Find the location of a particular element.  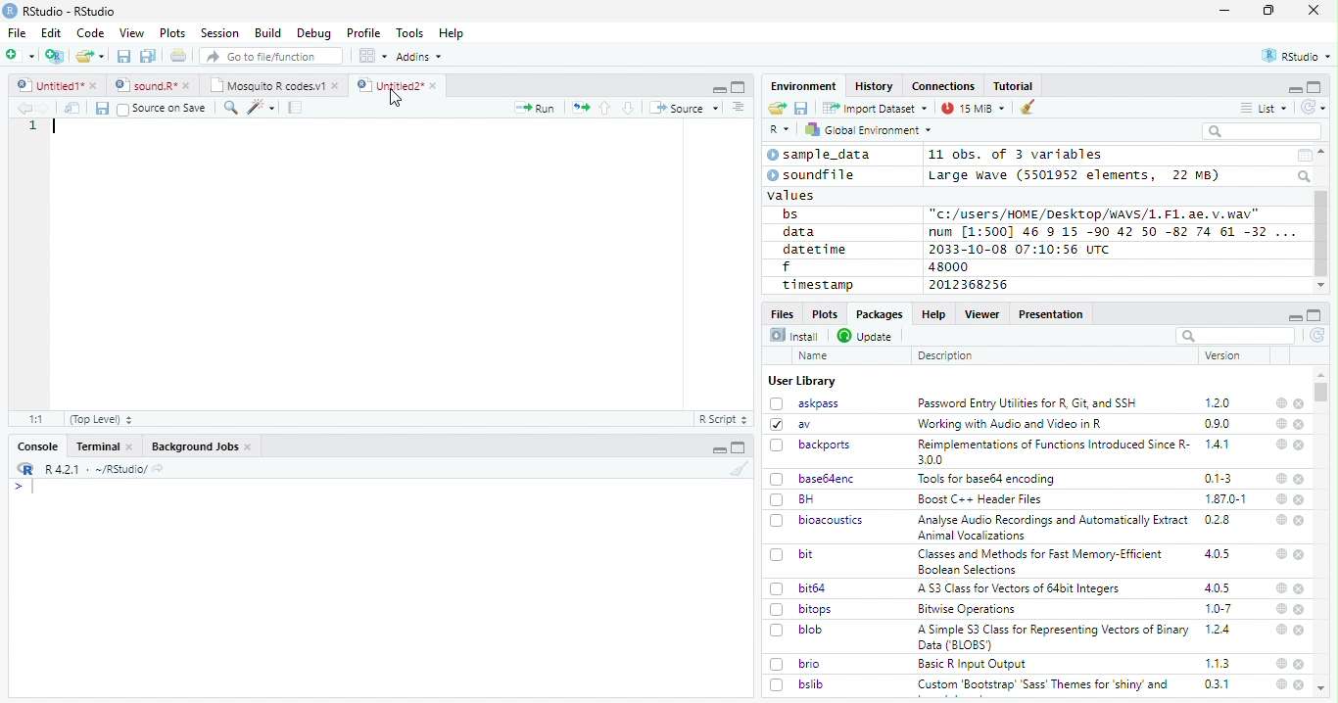

close is located at coordinates (1300, 610).